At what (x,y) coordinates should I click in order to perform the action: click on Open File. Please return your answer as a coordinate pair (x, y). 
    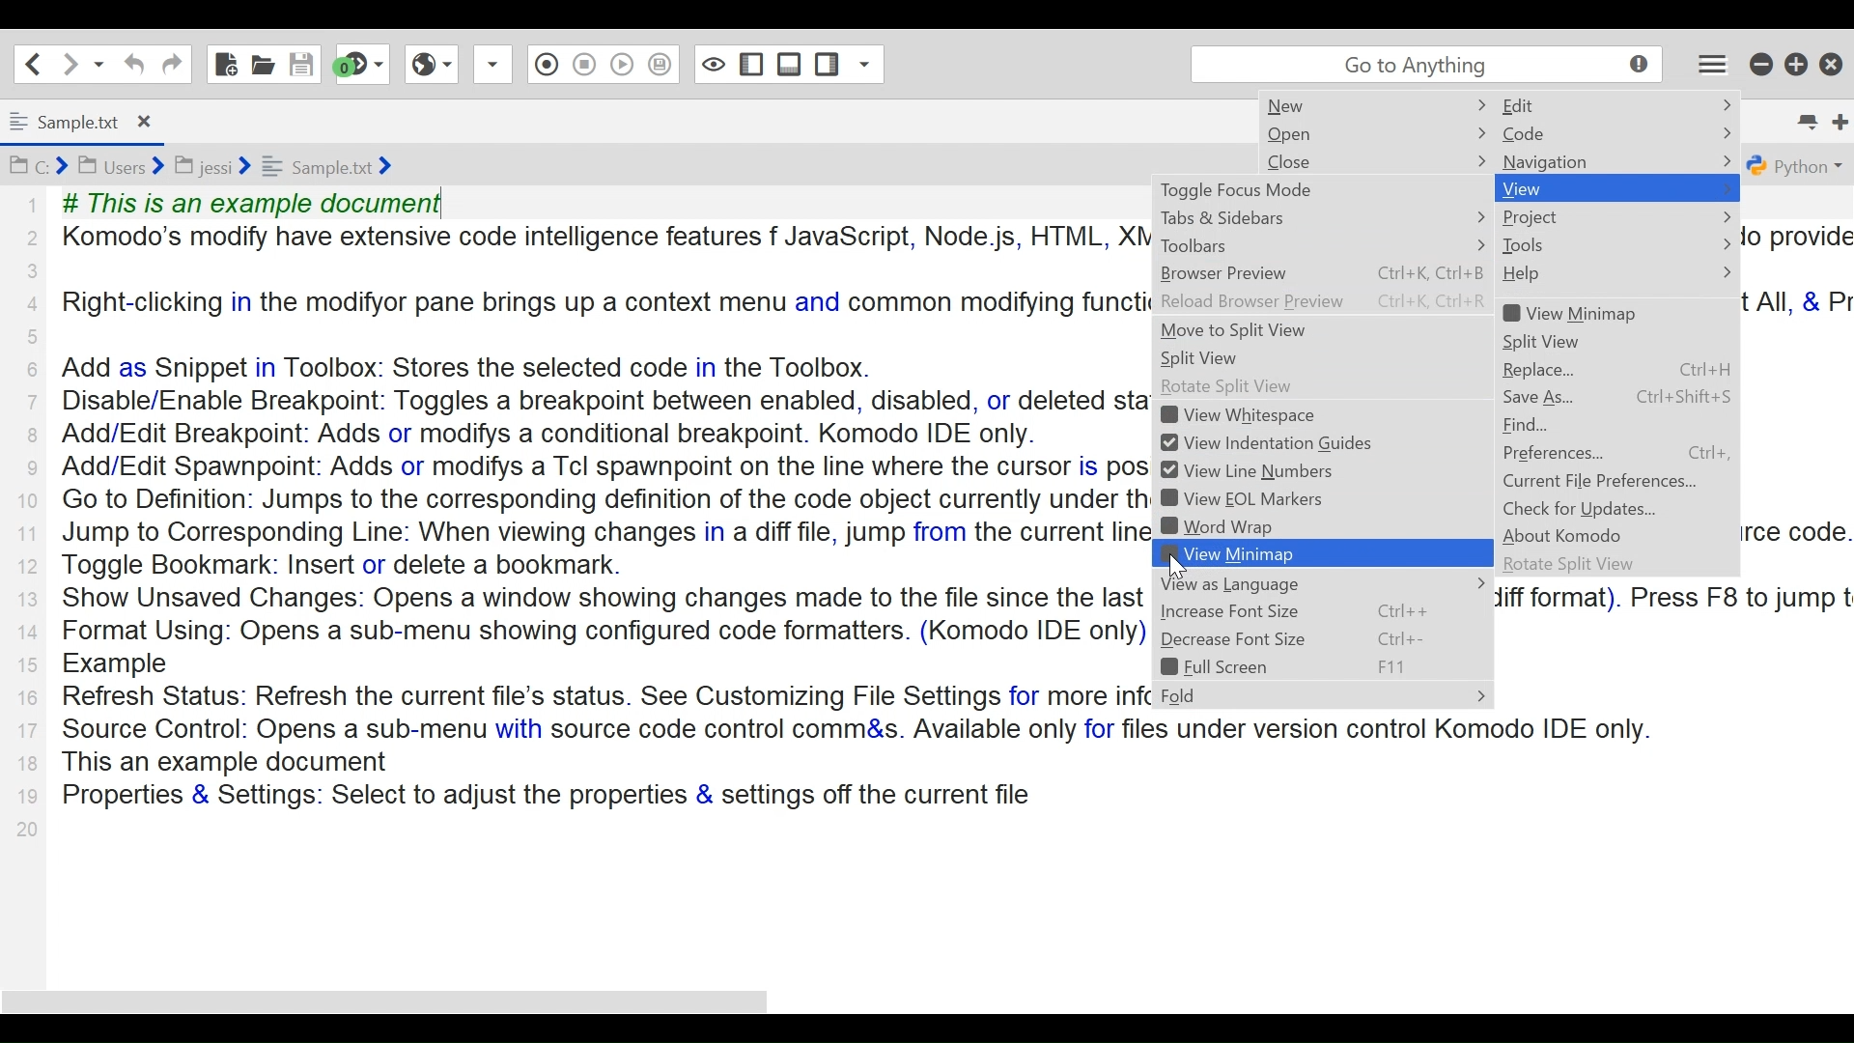
    Looking at the image, I should click on (263, 62).